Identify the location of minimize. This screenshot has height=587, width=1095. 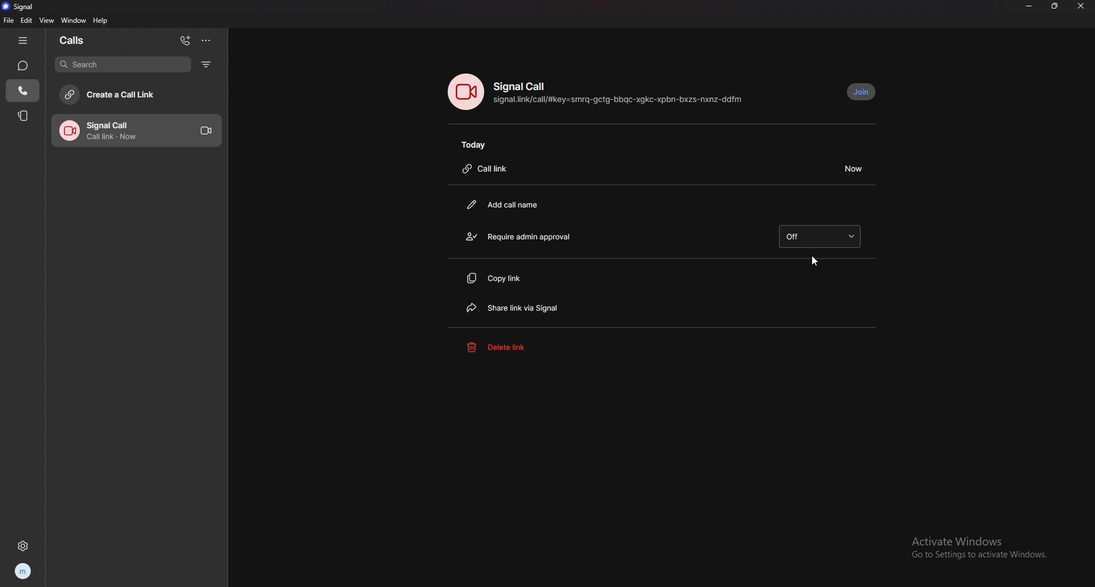
(1029, 6).